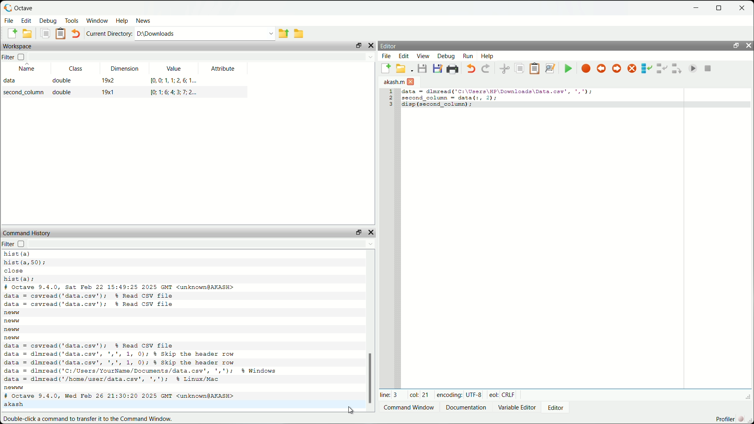 This screenshot has height=424, width=754. What do you see at coordinates (433, 83) in the screenshot?
I see `close` at bounding box center [433, 83].